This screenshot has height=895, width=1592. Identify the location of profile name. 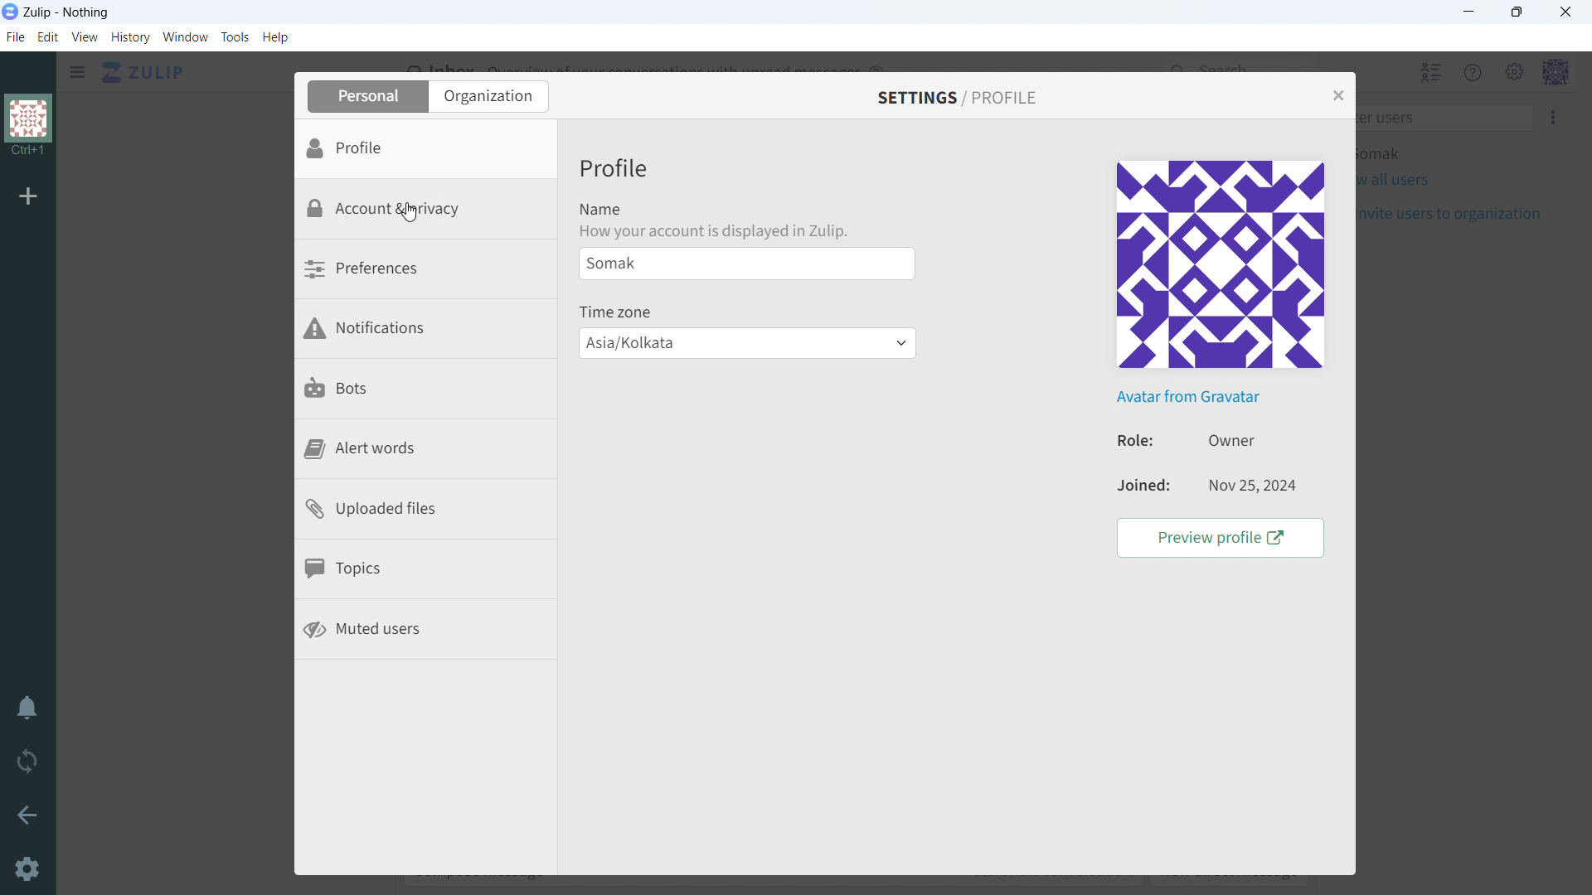
(745, 264).